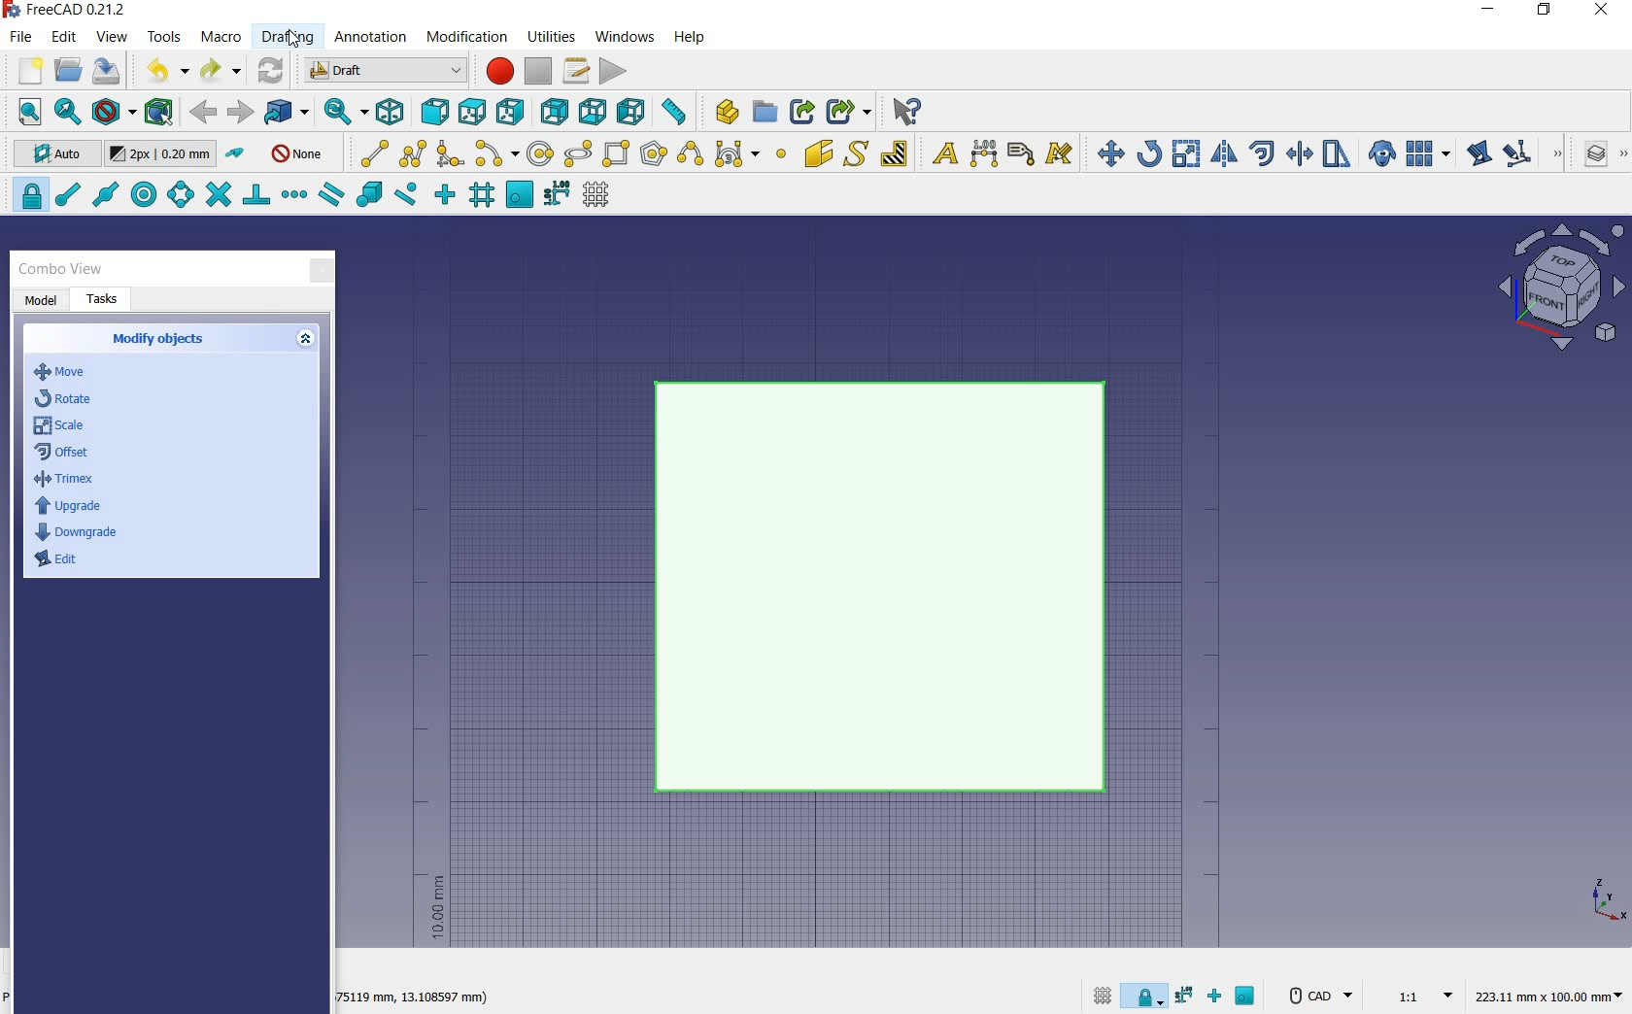 This screenshot has width=1632, height=1014. What do you see at coordinates (445, 195) in the screenshot?
I see `snap ortho` at bounding box center [445, 195].